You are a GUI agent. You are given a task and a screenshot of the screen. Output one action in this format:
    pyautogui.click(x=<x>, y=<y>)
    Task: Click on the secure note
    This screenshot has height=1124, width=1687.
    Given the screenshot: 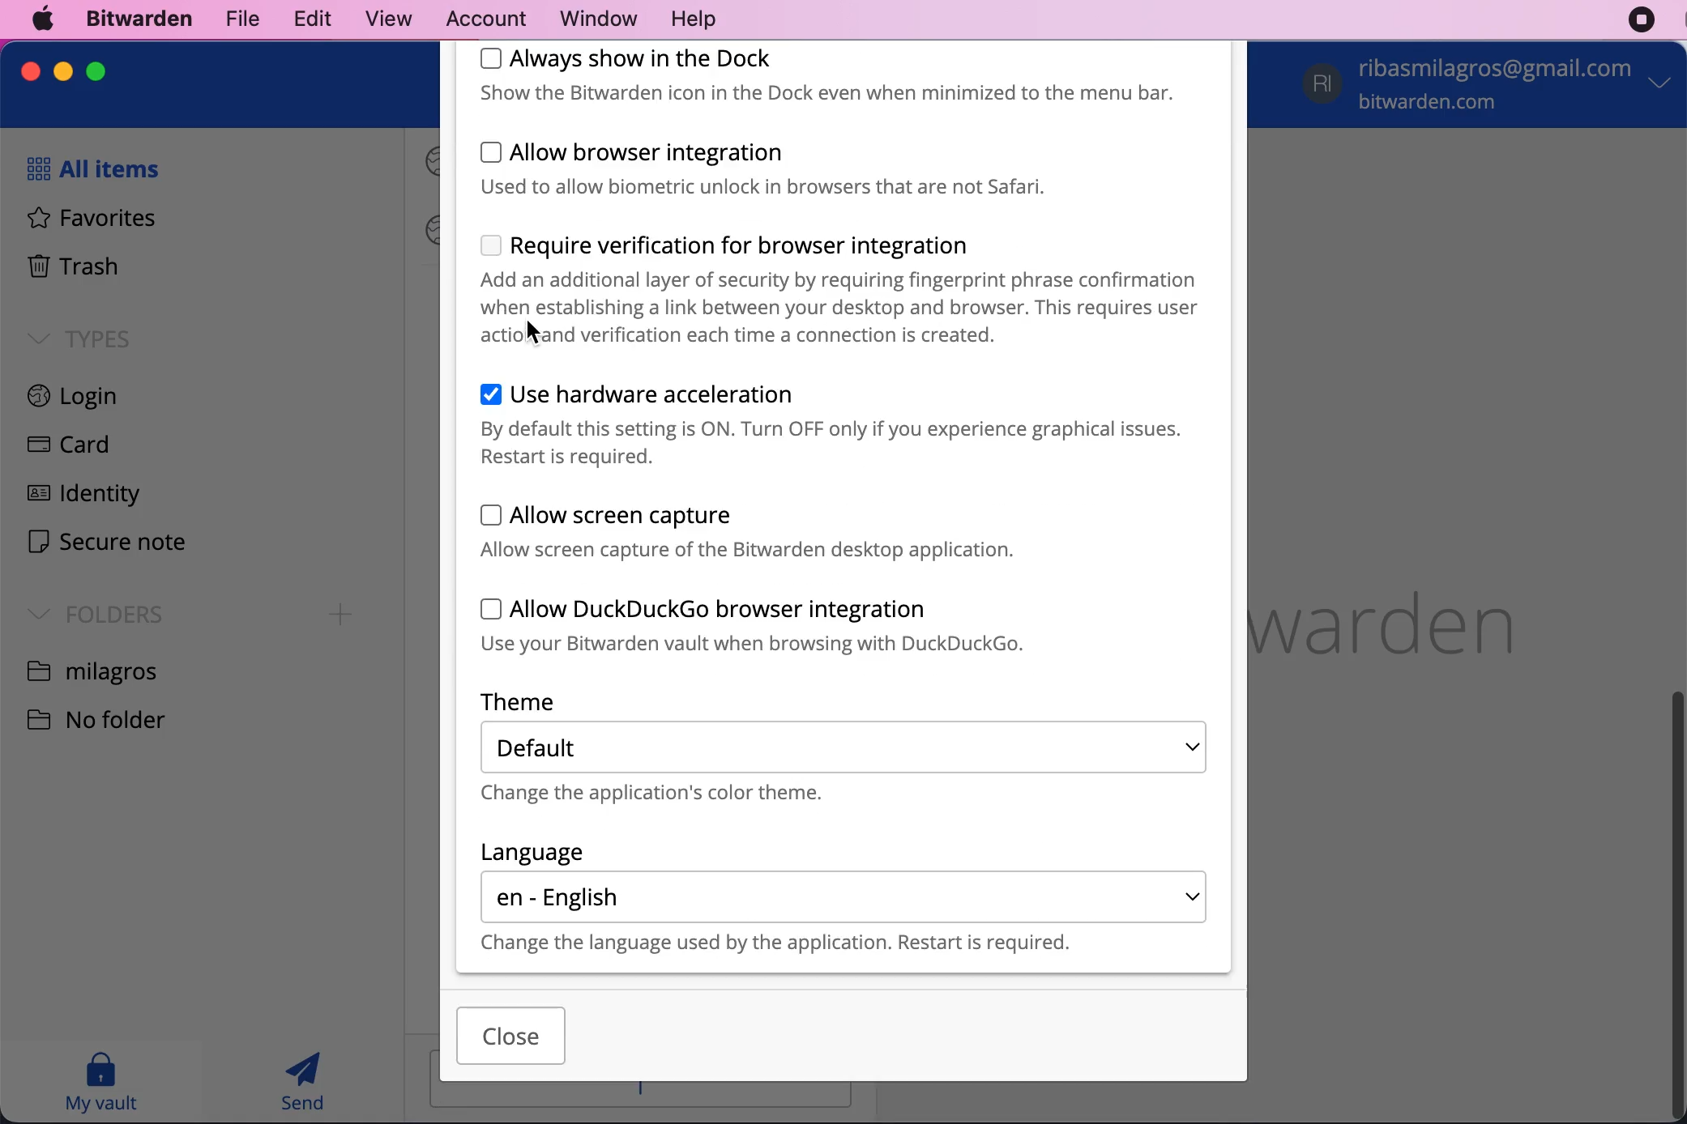 What is the action you would take?
    pyautogui.click(x=106, y=544)
    